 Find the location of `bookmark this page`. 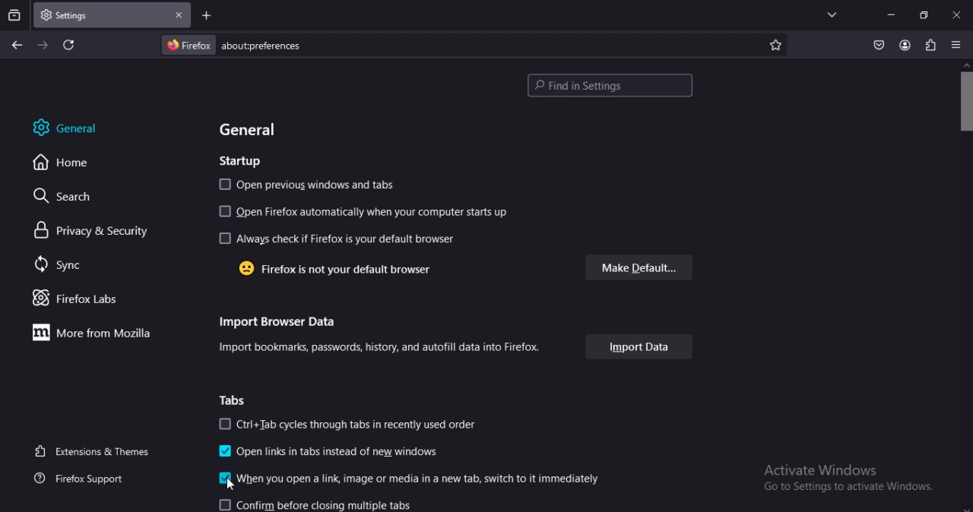

bookmark this page is located at coordinates (775, 46).